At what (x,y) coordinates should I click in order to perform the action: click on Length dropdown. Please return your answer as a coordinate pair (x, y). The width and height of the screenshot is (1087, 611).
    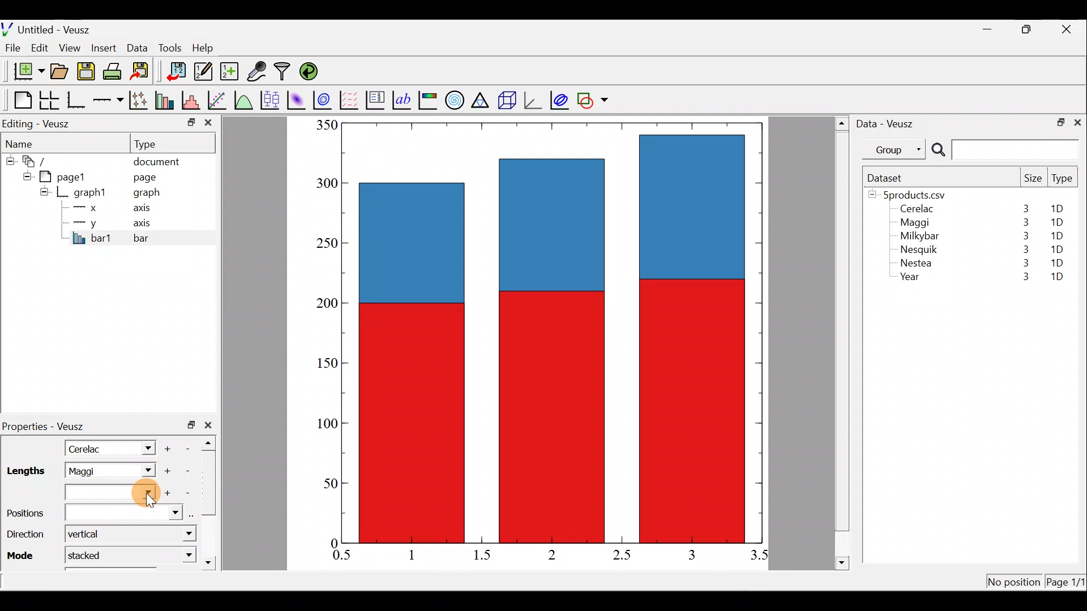
    Looking at the image, I should click on (143, 448).